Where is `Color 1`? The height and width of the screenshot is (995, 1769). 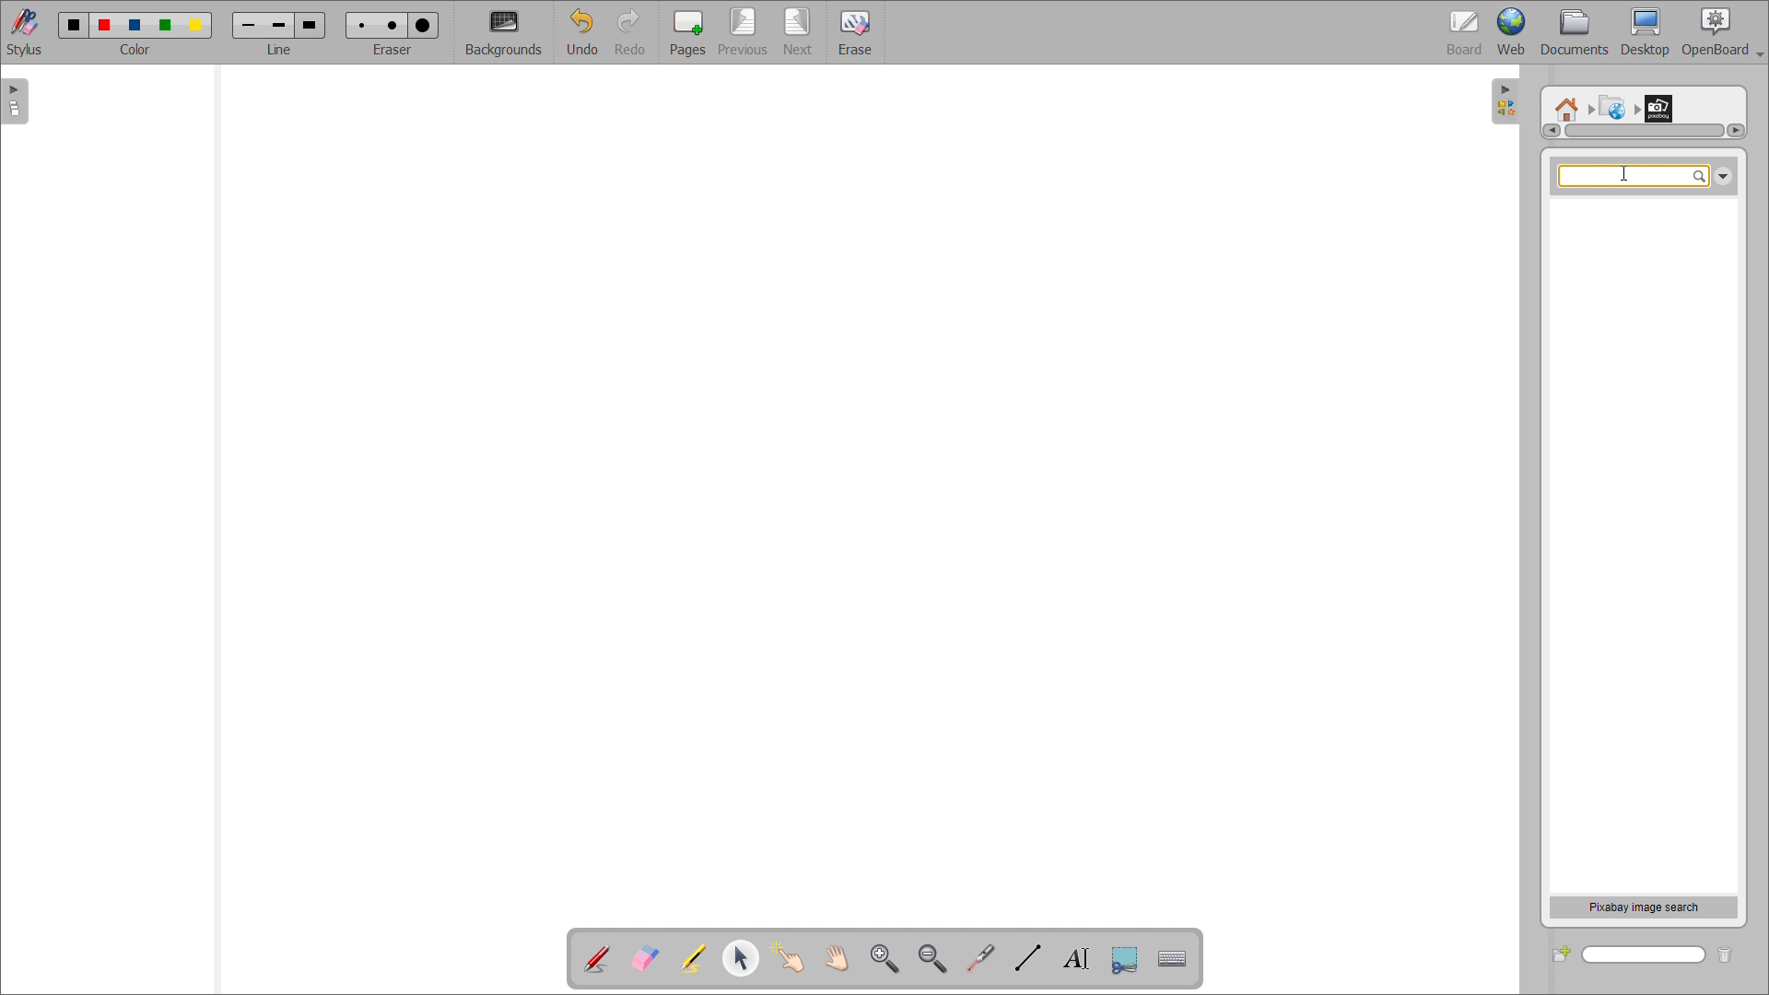 Color 1 is located at coordinates (72, 25).